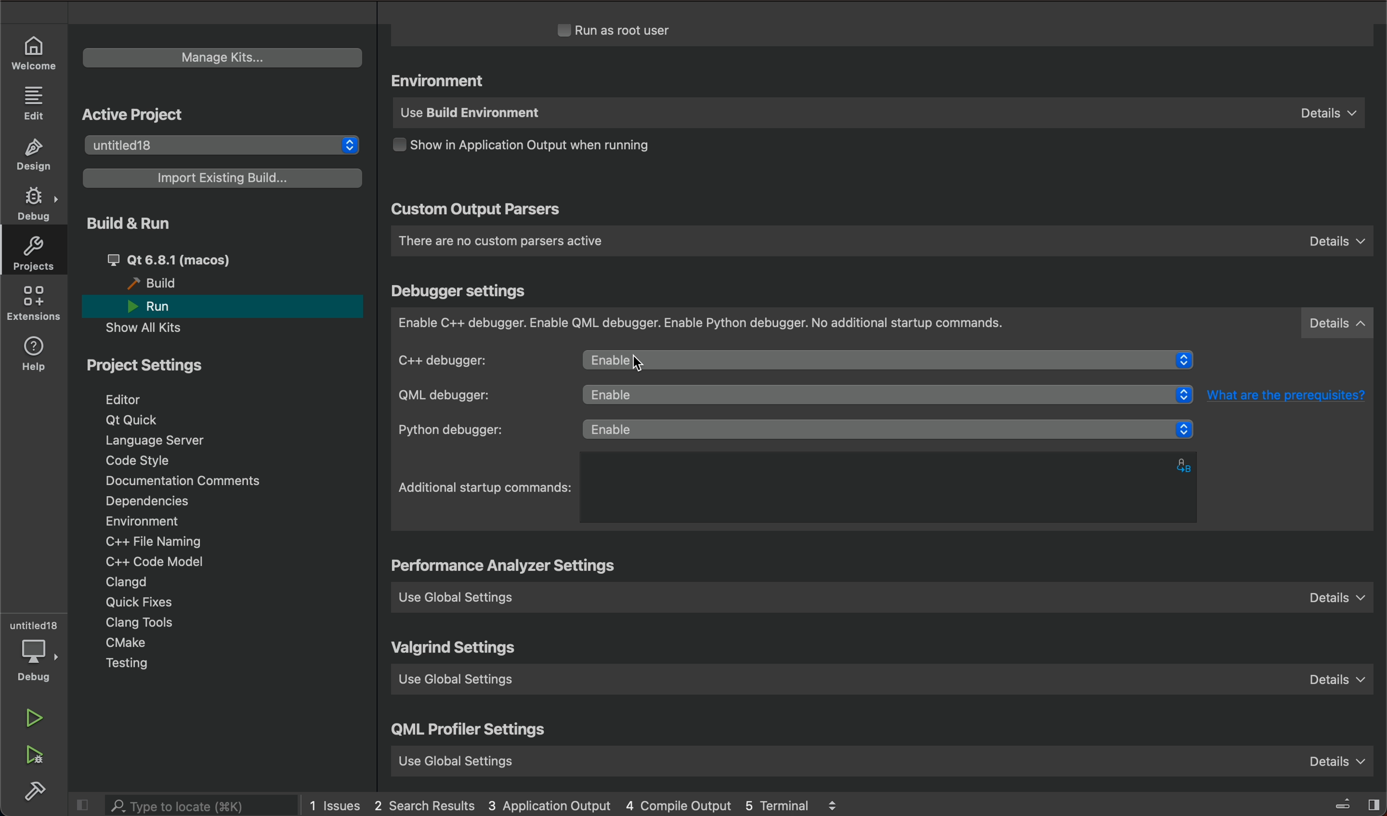  Describe the element at coordinates (592, 804) in the screenshot. I see `logs` at that location.